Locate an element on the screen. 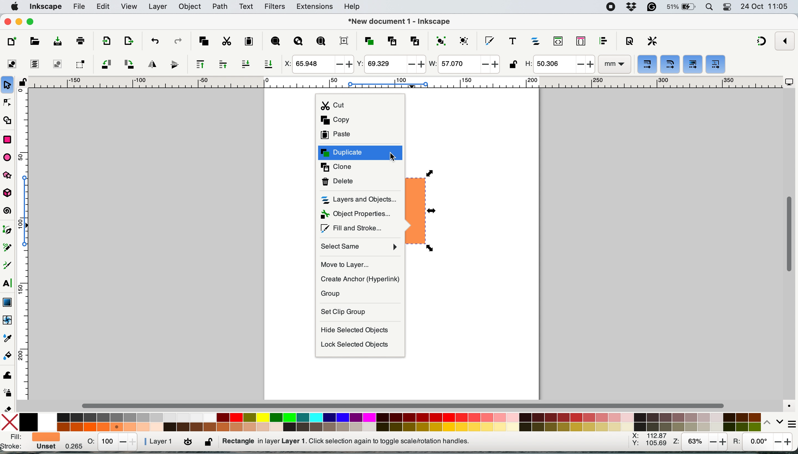 This screenshot has height=454, width=798. layer 1 is located at coordinates (161, 442).